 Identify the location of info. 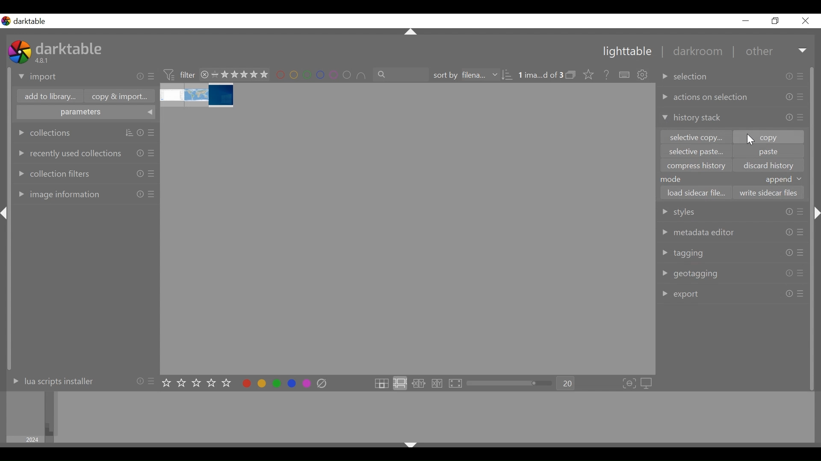
(789, 254).